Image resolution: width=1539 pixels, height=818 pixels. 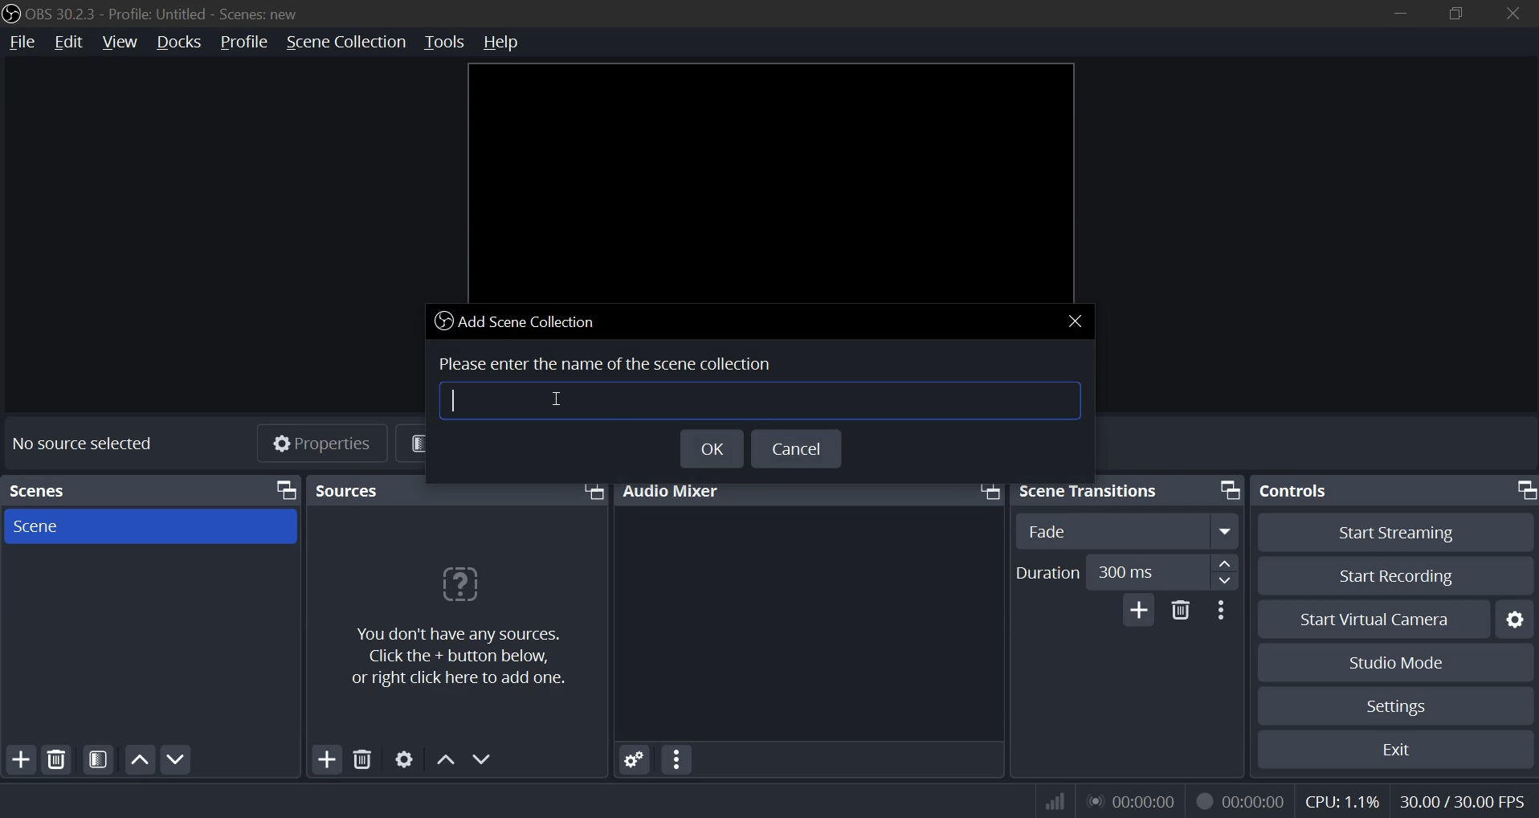 I want to click on Input Cursor, so click(x=456, y=400).